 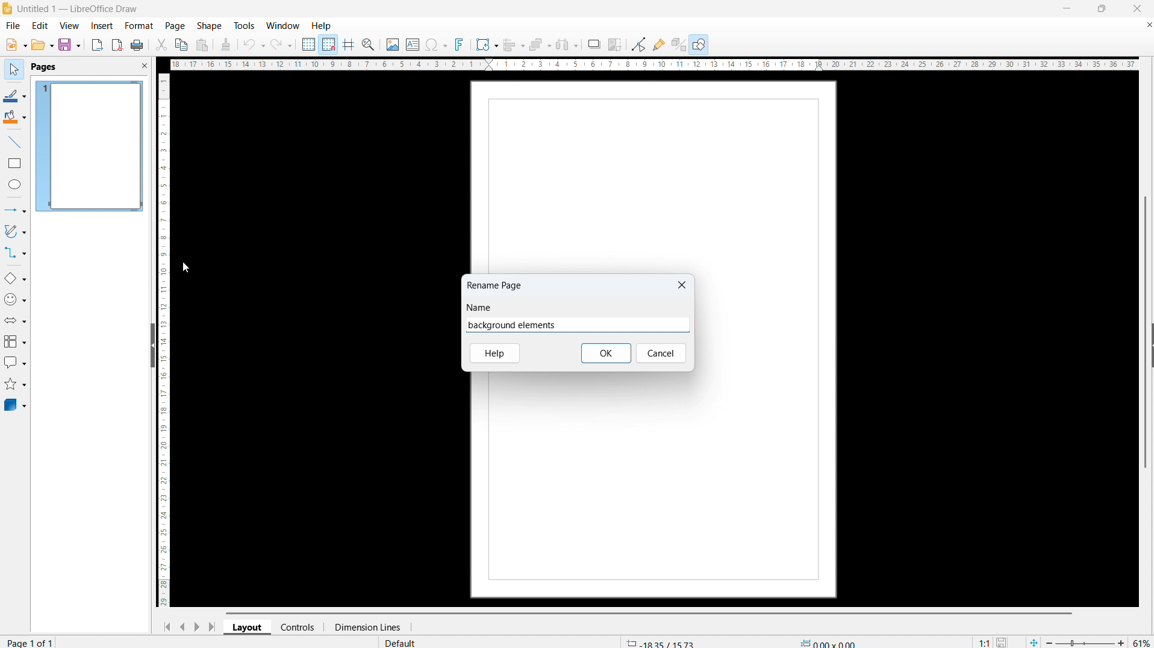 I want to click on Snap to grid , so click(x=328, y=45).